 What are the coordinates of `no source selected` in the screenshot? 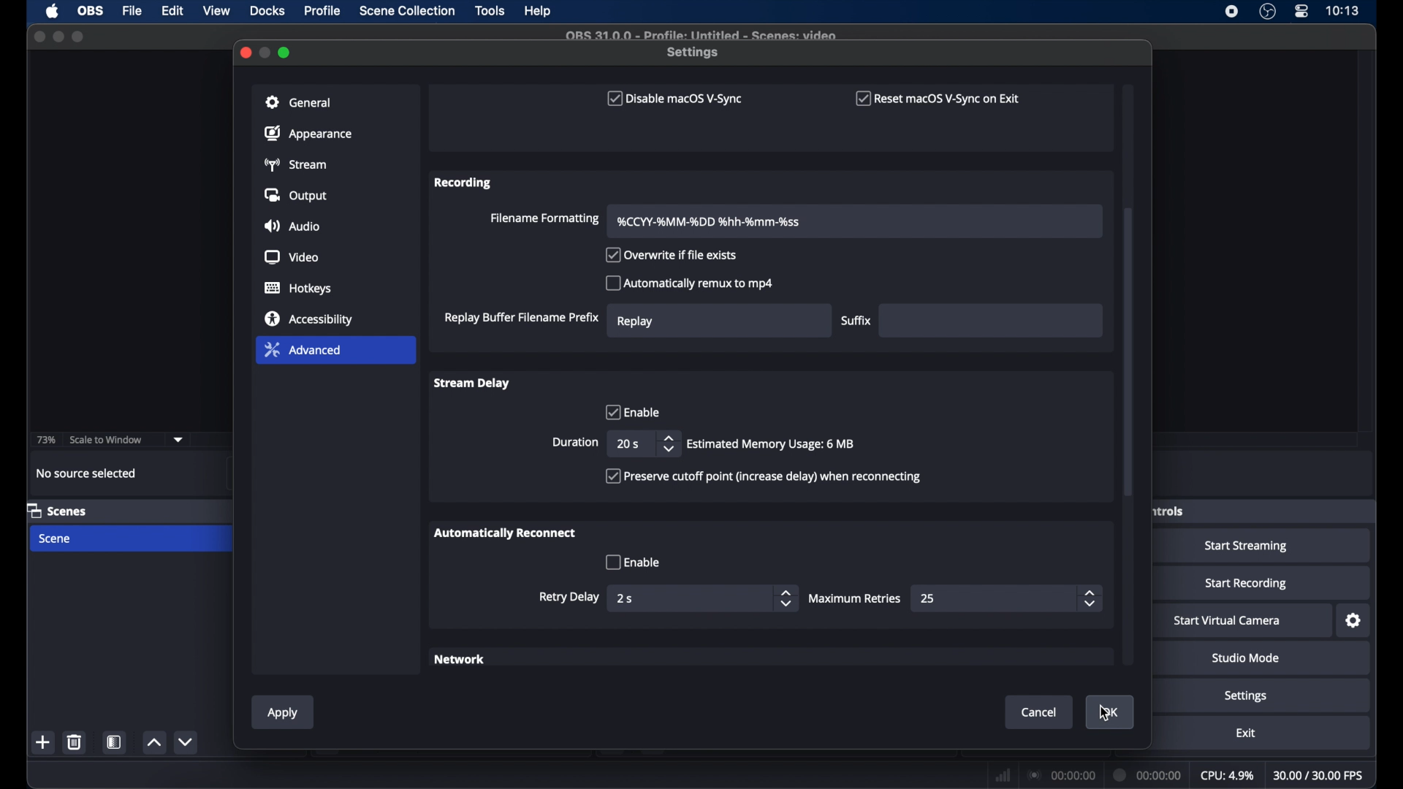 It's located at (87, 473).